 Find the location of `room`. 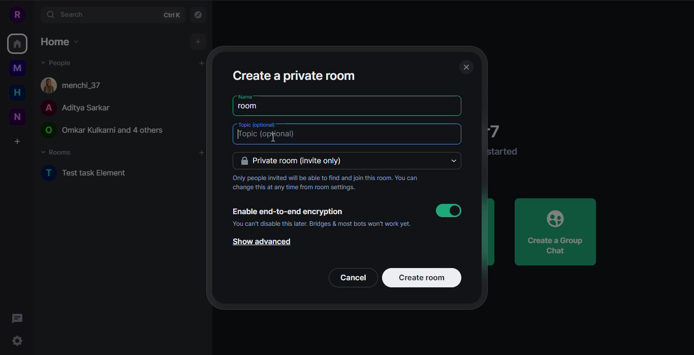

room is located at coordinates (251, 107).